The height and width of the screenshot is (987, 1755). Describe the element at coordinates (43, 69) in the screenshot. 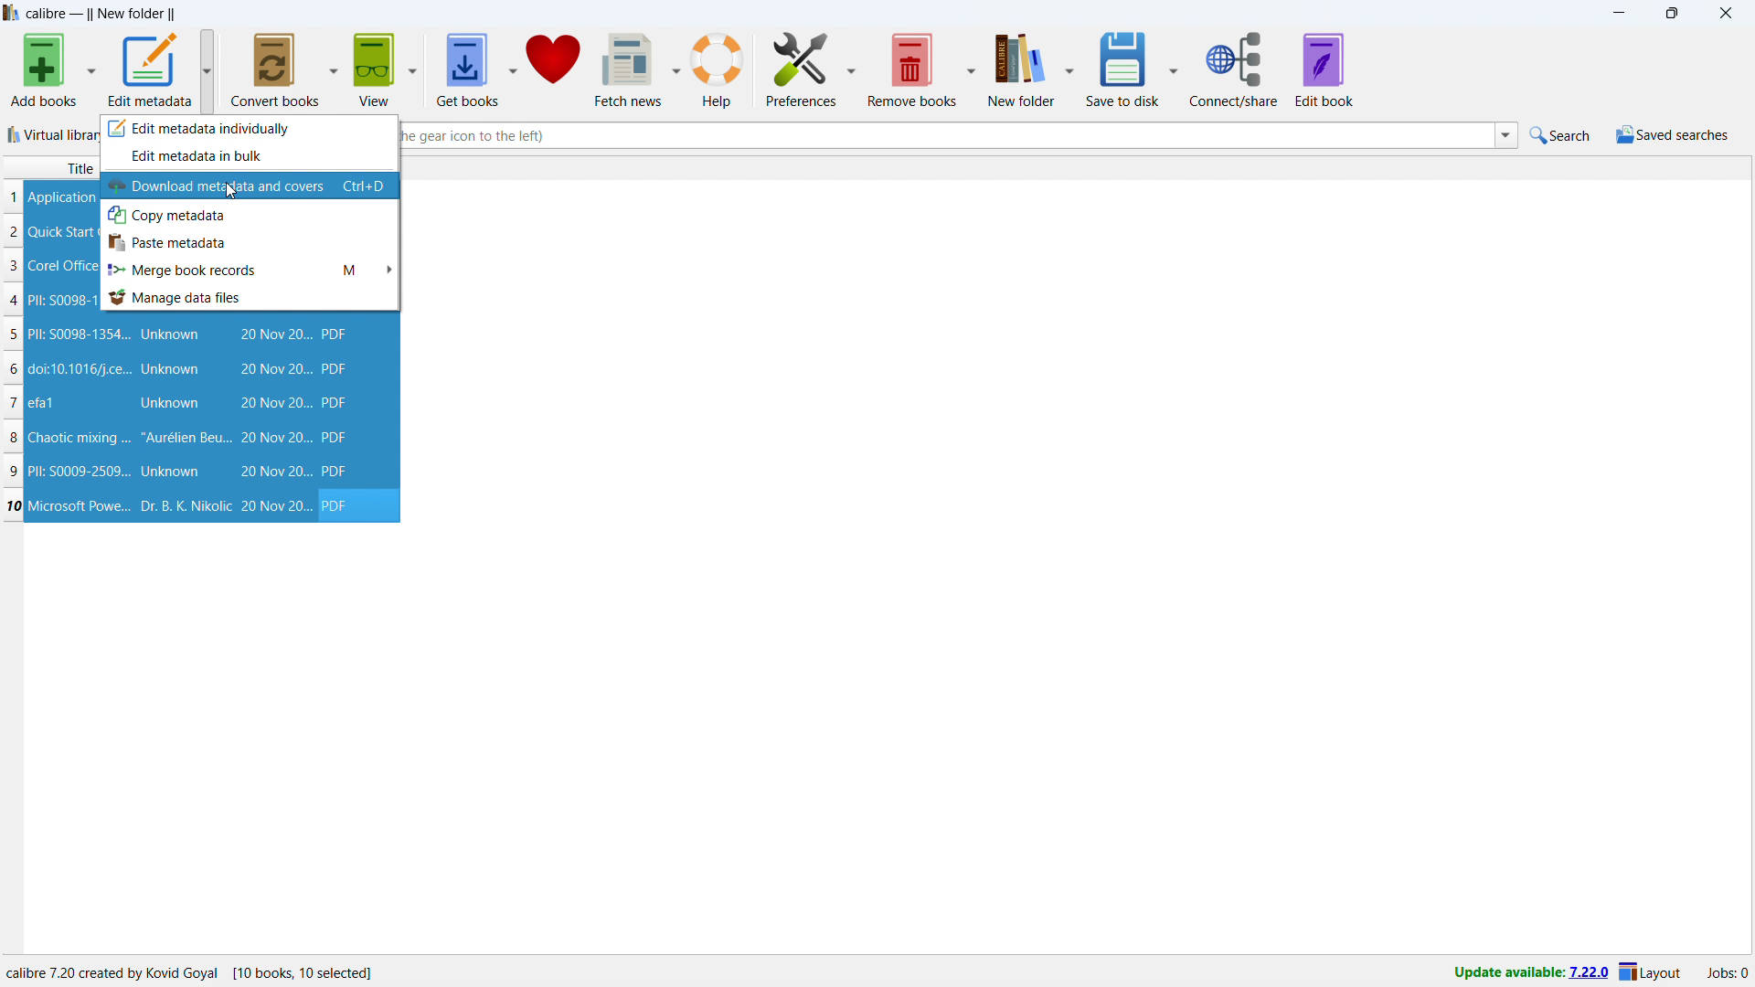

I see `add books` at that location.